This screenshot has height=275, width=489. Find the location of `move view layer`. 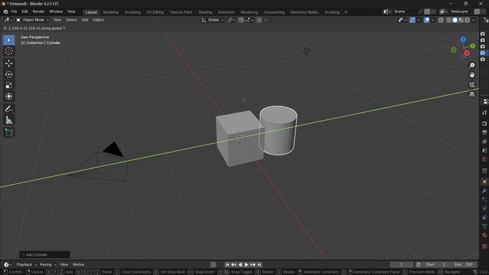

move view layer is located at coordinates (472, 75).